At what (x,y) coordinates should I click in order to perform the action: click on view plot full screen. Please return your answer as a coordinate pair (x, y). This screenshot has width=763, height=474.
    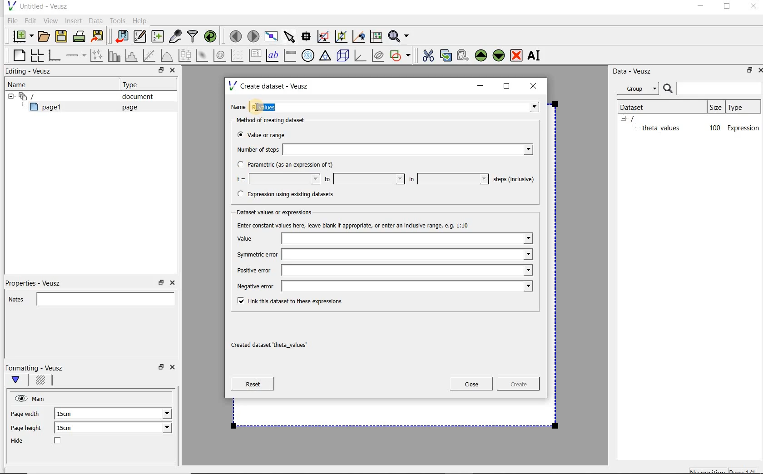
    Looking at the image, I should click on (270, 35).